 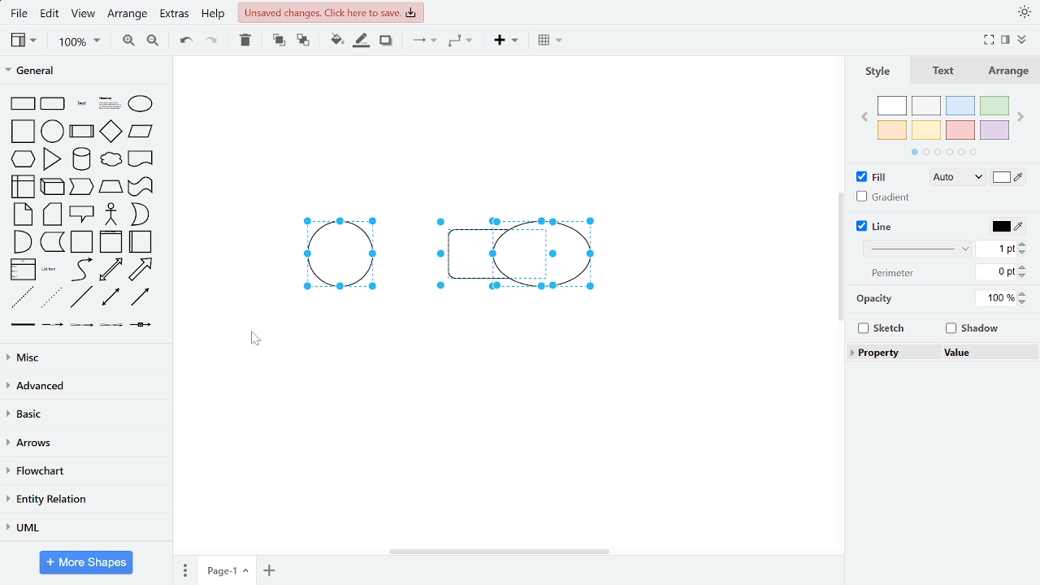 What do you see at coordinates (269, 570) in the screenshot?
I see `insert page` at bounding box center [269, 570].